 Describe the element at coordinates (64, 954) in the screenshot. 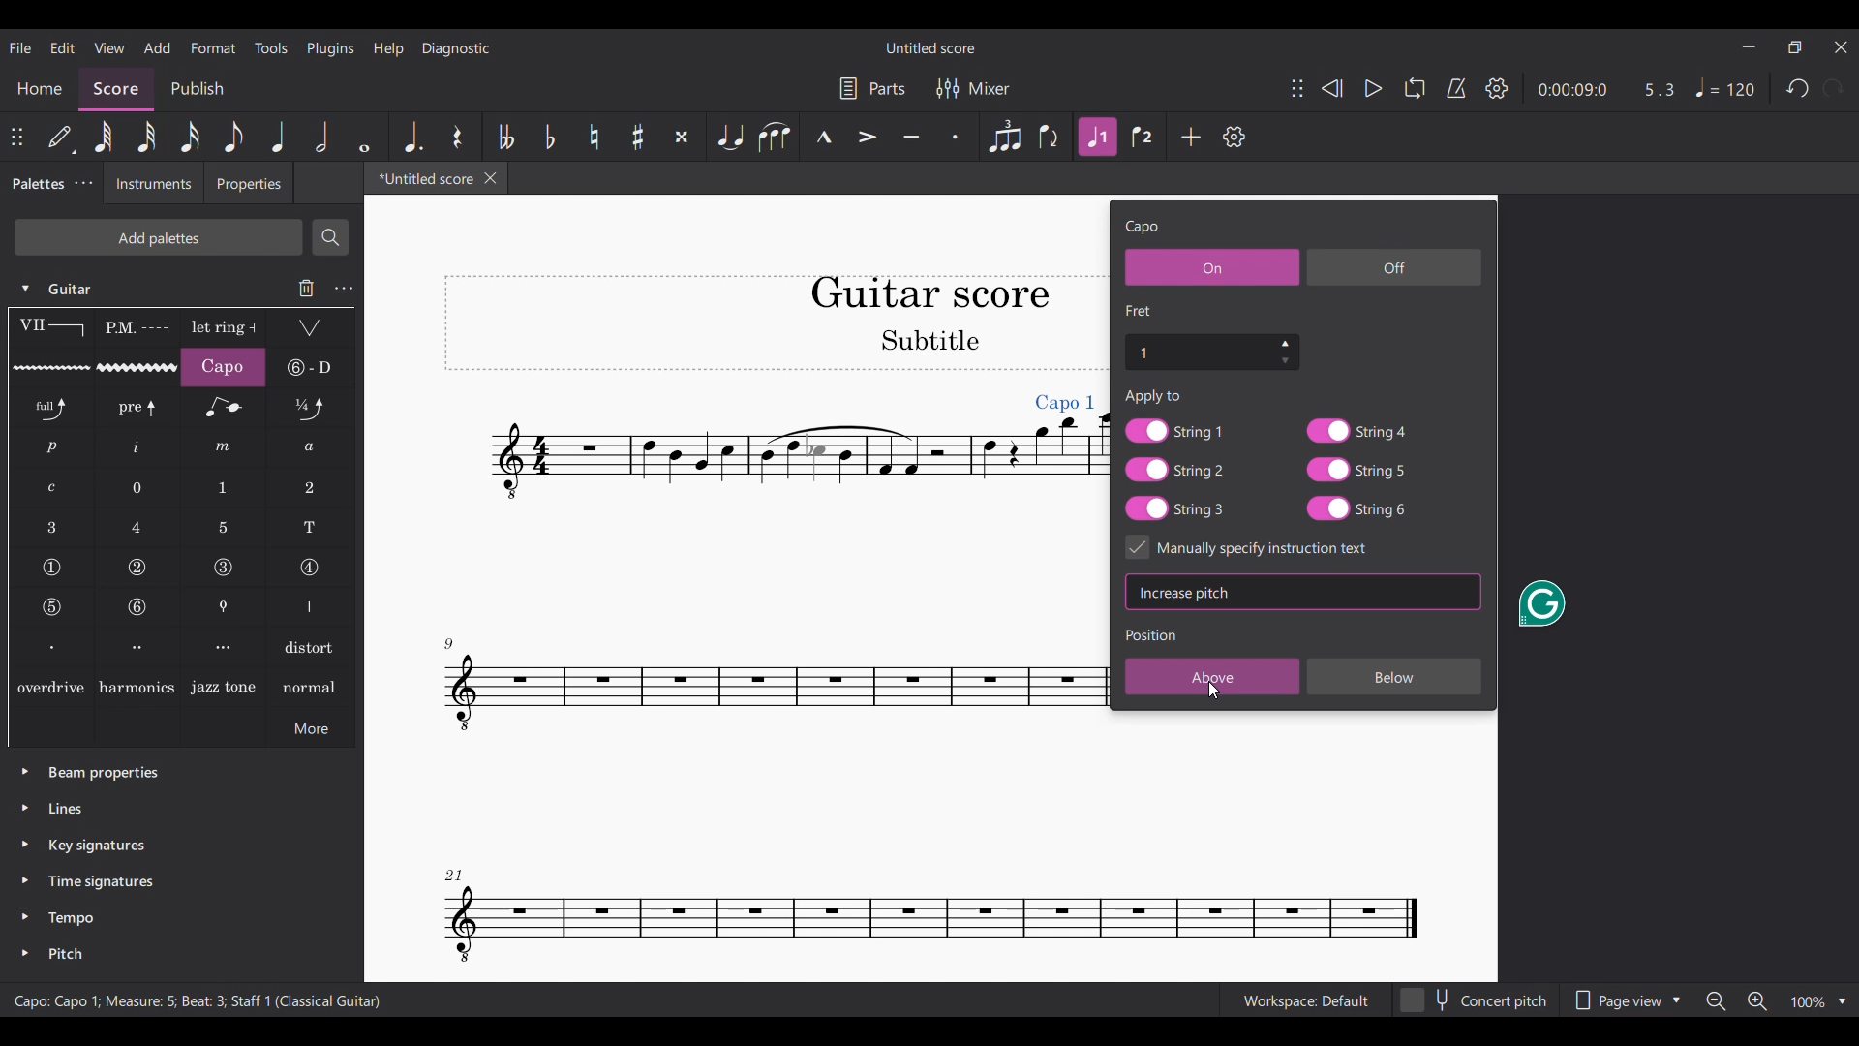

I see `Pitch` at that location.